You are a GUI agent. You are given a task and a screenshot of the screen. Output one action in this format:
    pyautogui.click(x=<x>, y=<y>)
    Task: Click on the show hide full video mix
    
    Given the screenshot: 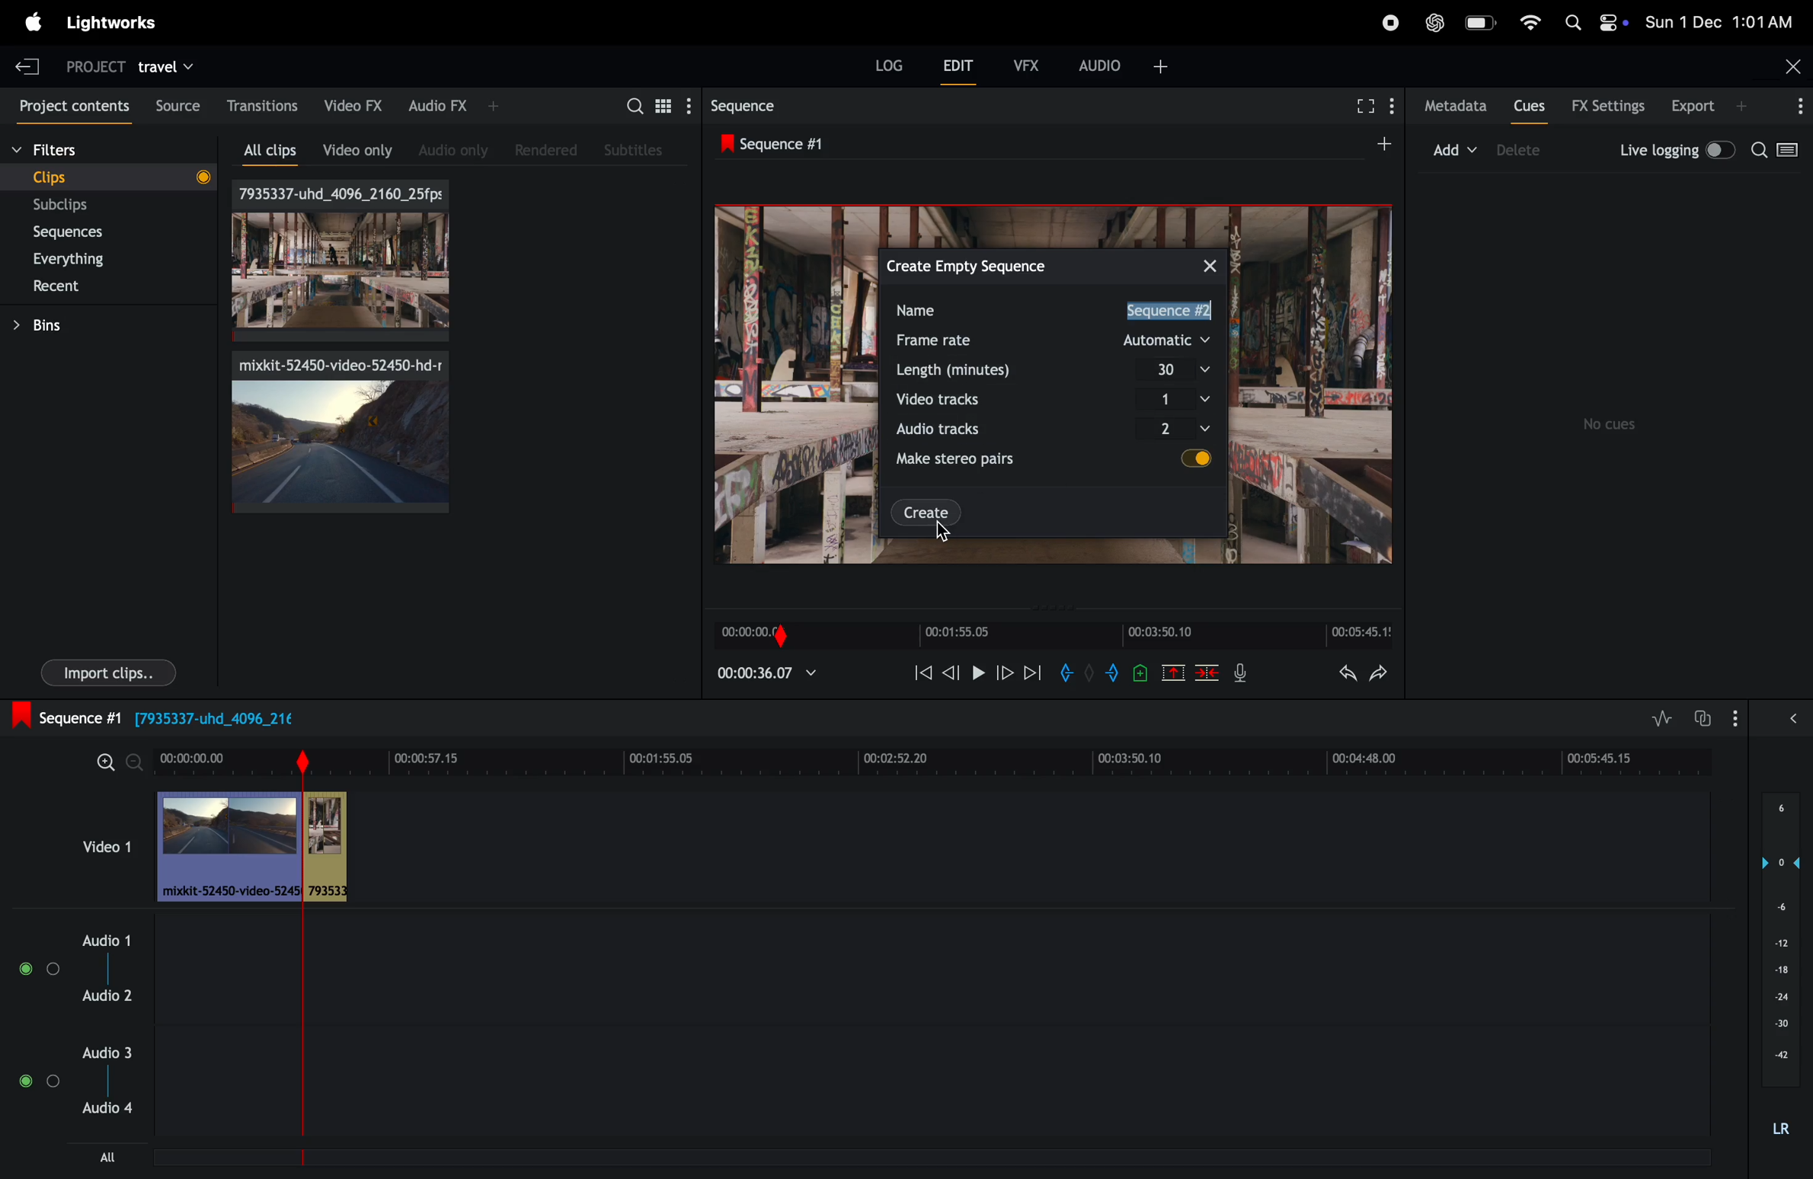 What is the action you would take?
    pyautogui.click(x=1793, y=718)
    